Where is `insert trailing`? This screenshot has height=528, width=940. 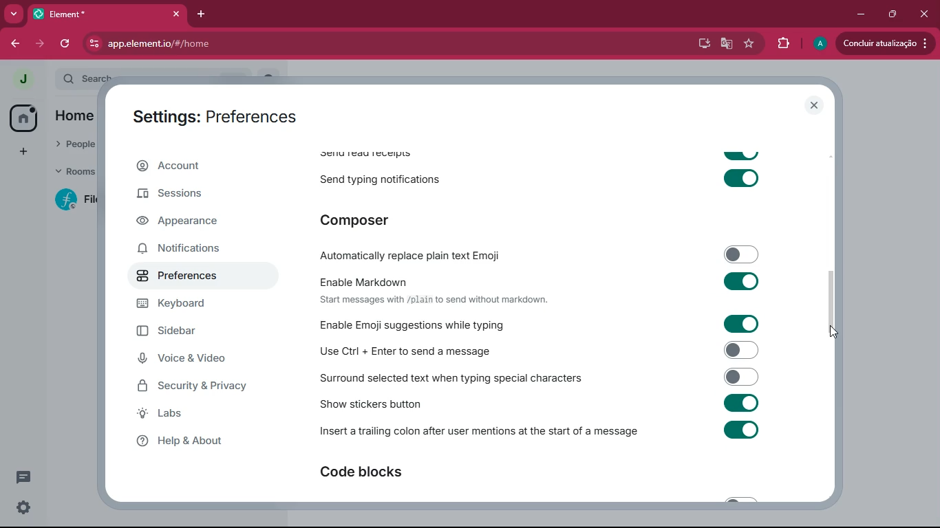
insert trailing is located at coordinates (542, 432).